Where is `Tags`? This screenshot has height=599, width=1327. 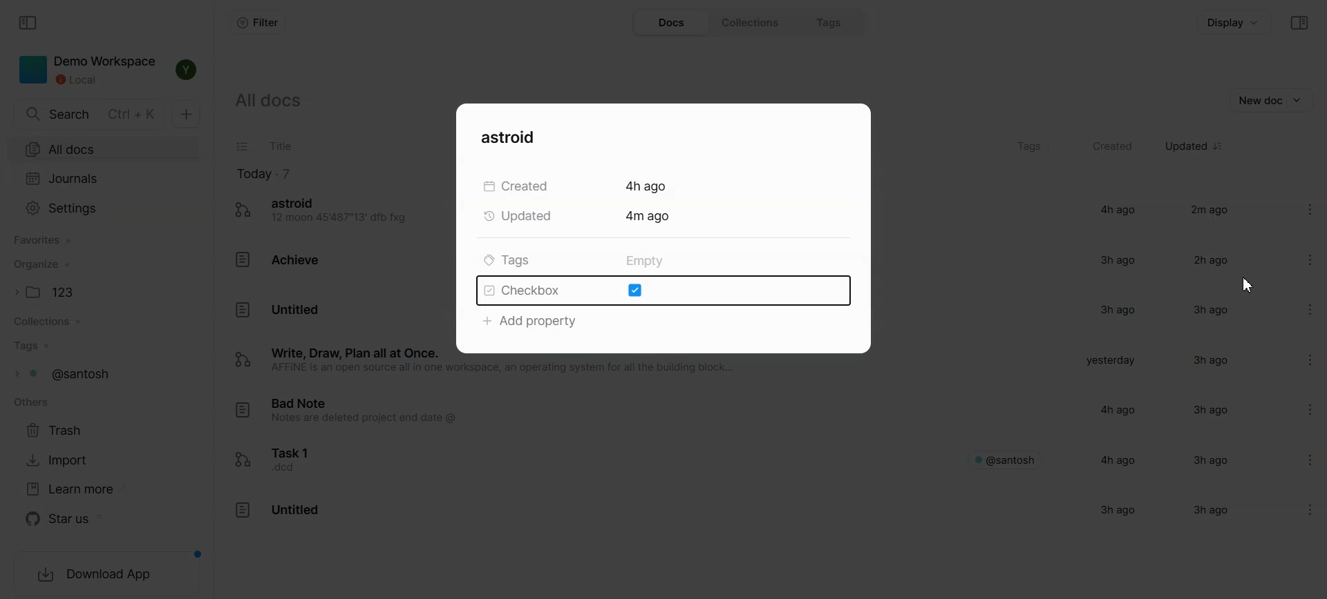 Tags is located at coordinates (104, 346).